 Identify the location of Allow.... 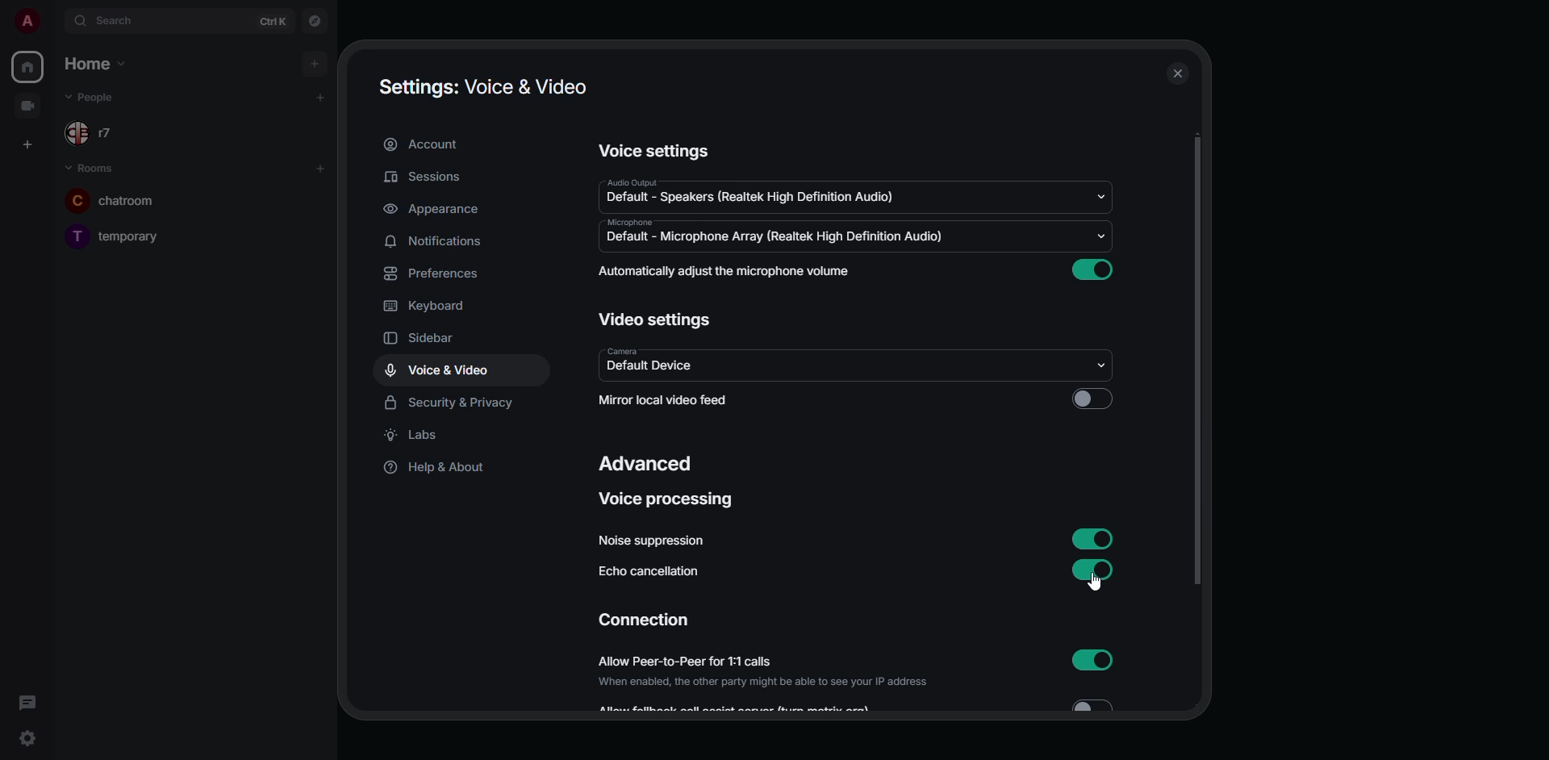
(738, 708).